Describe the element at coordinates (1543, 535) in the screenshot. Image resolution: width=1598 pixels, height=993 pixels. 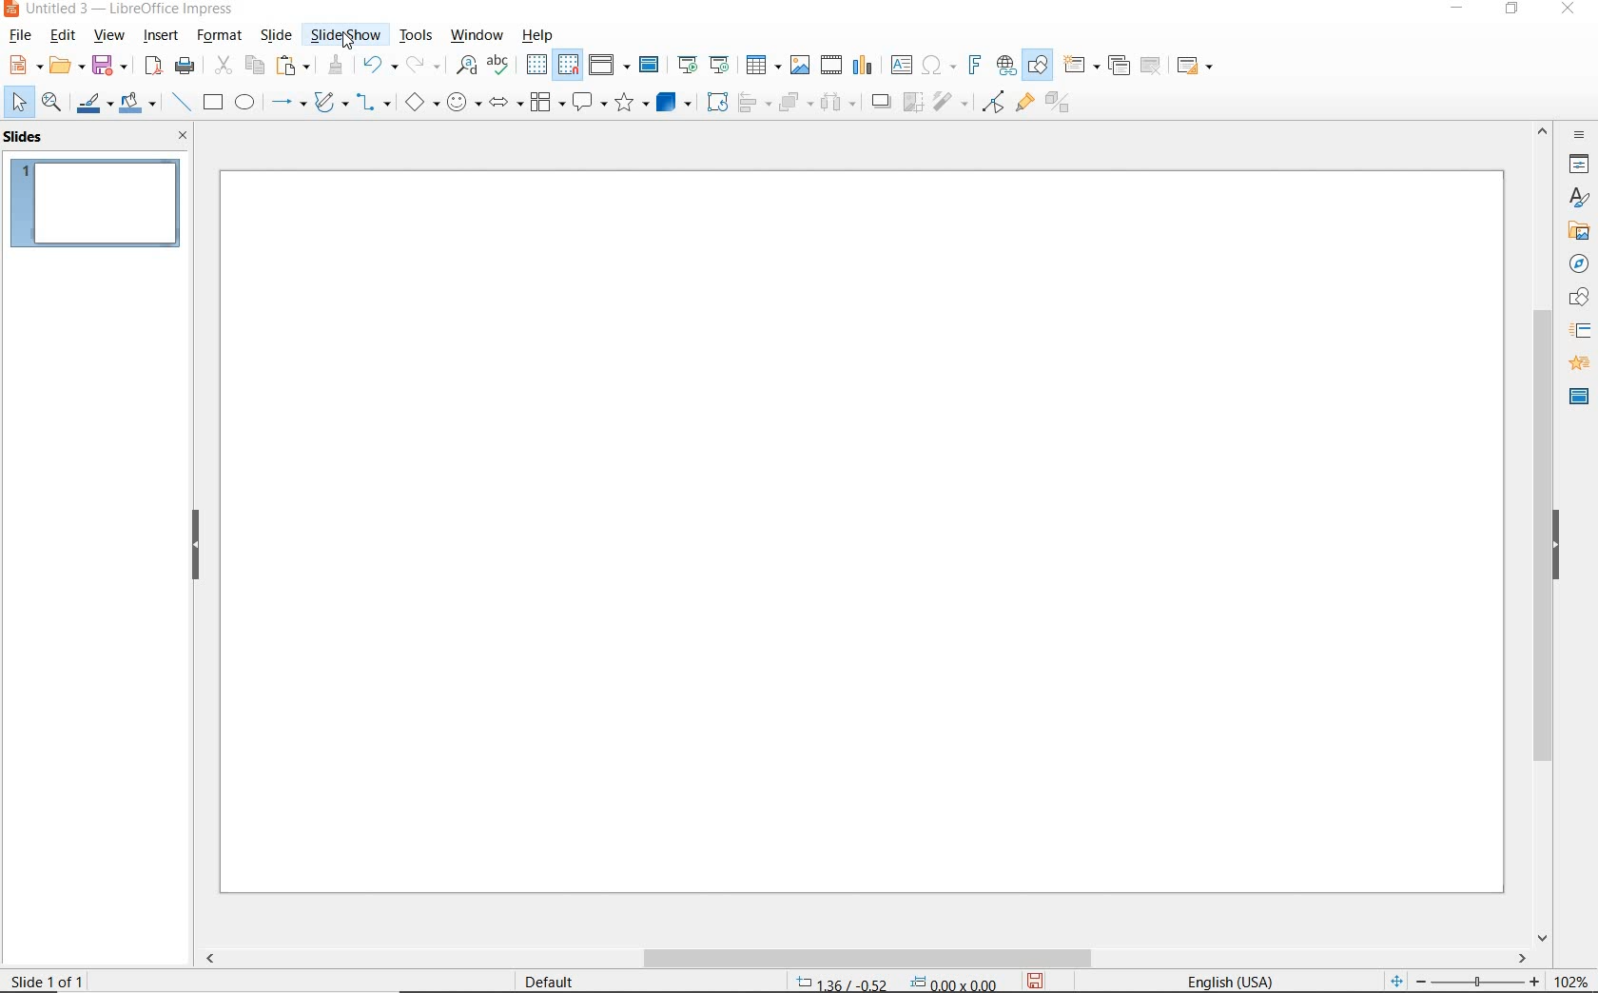
I see `SROLLBAR` at that location.